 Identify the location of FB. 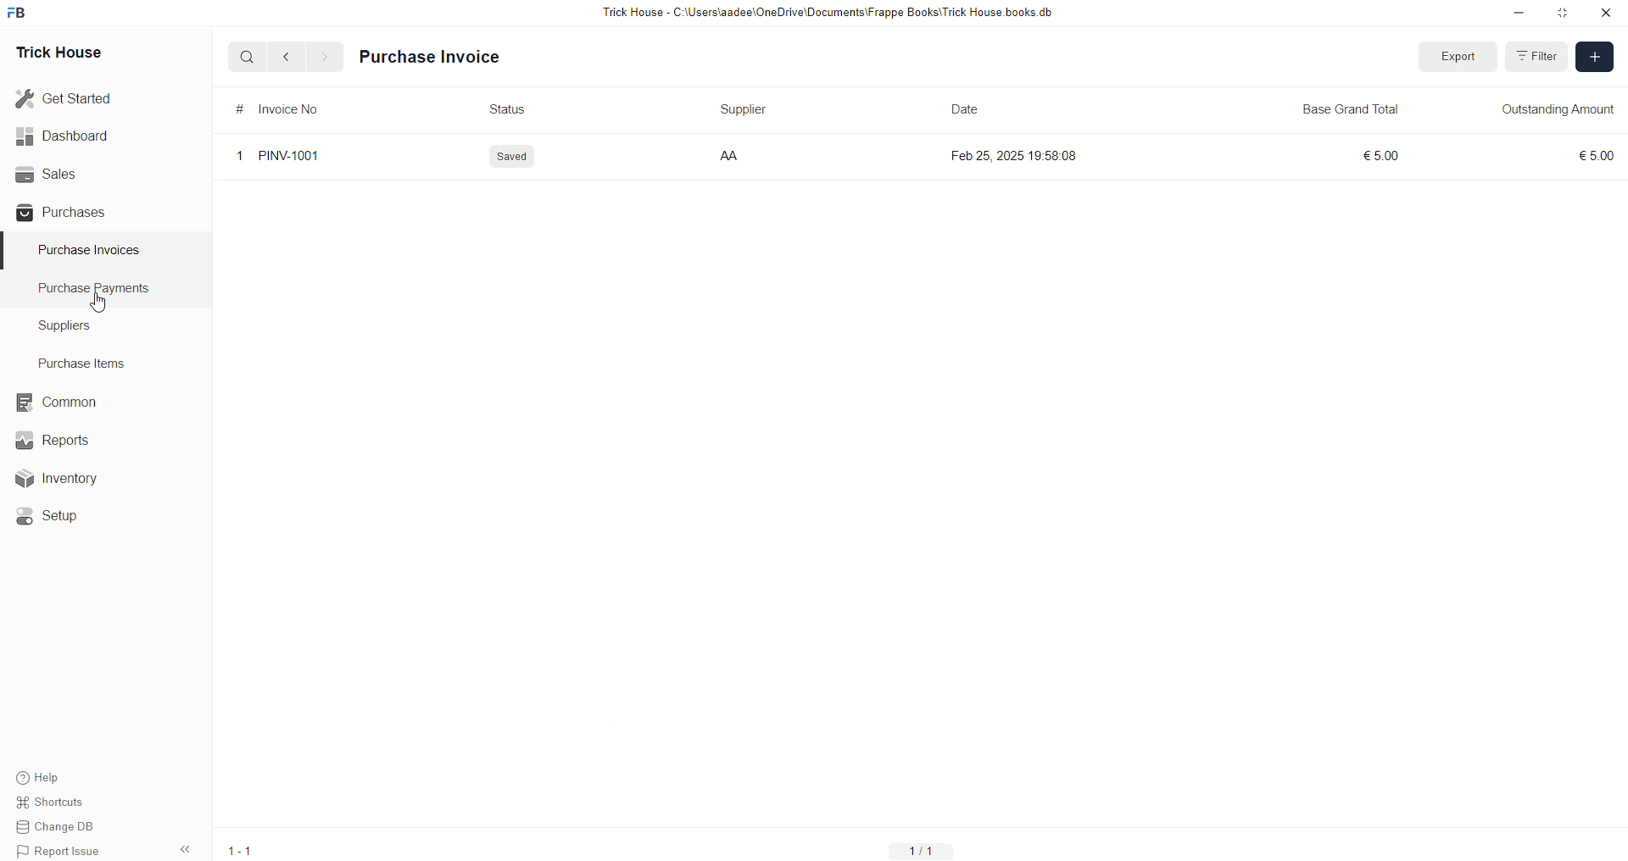
(20, 11).